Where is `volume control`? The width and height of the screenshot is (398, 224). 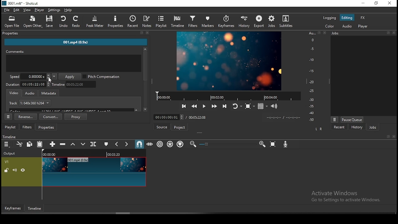 volume control is located at coordinates (275, 106).